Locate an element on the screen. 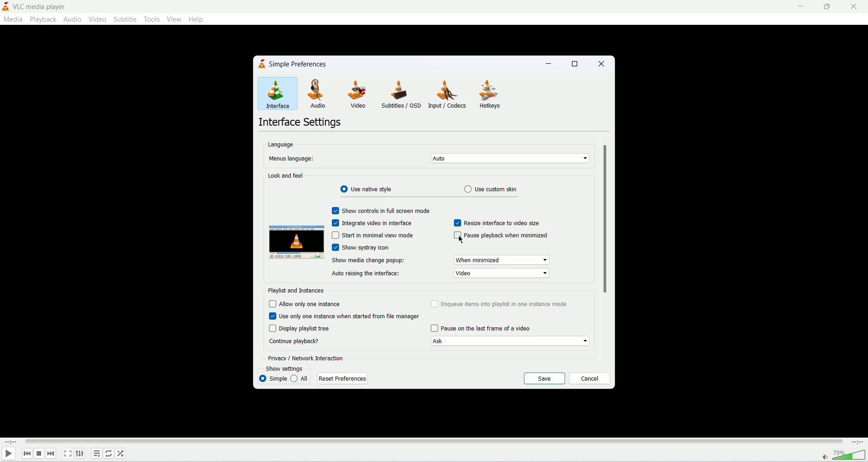 The height and width of the screenshot is (462, 868). maximize is located at coordinates (575, 64).